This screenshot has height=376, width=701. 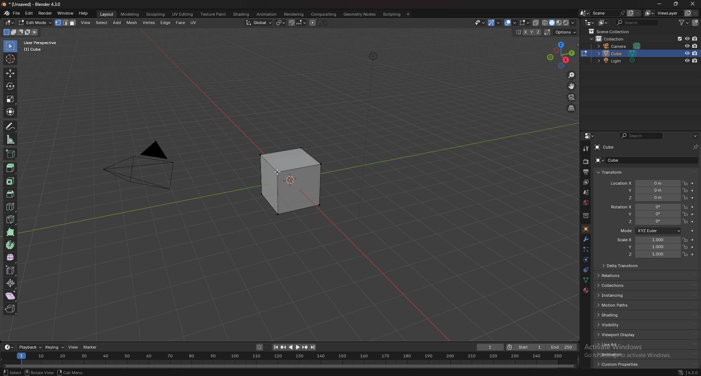 I want to click on delete scene, so click(x=638, y=13).